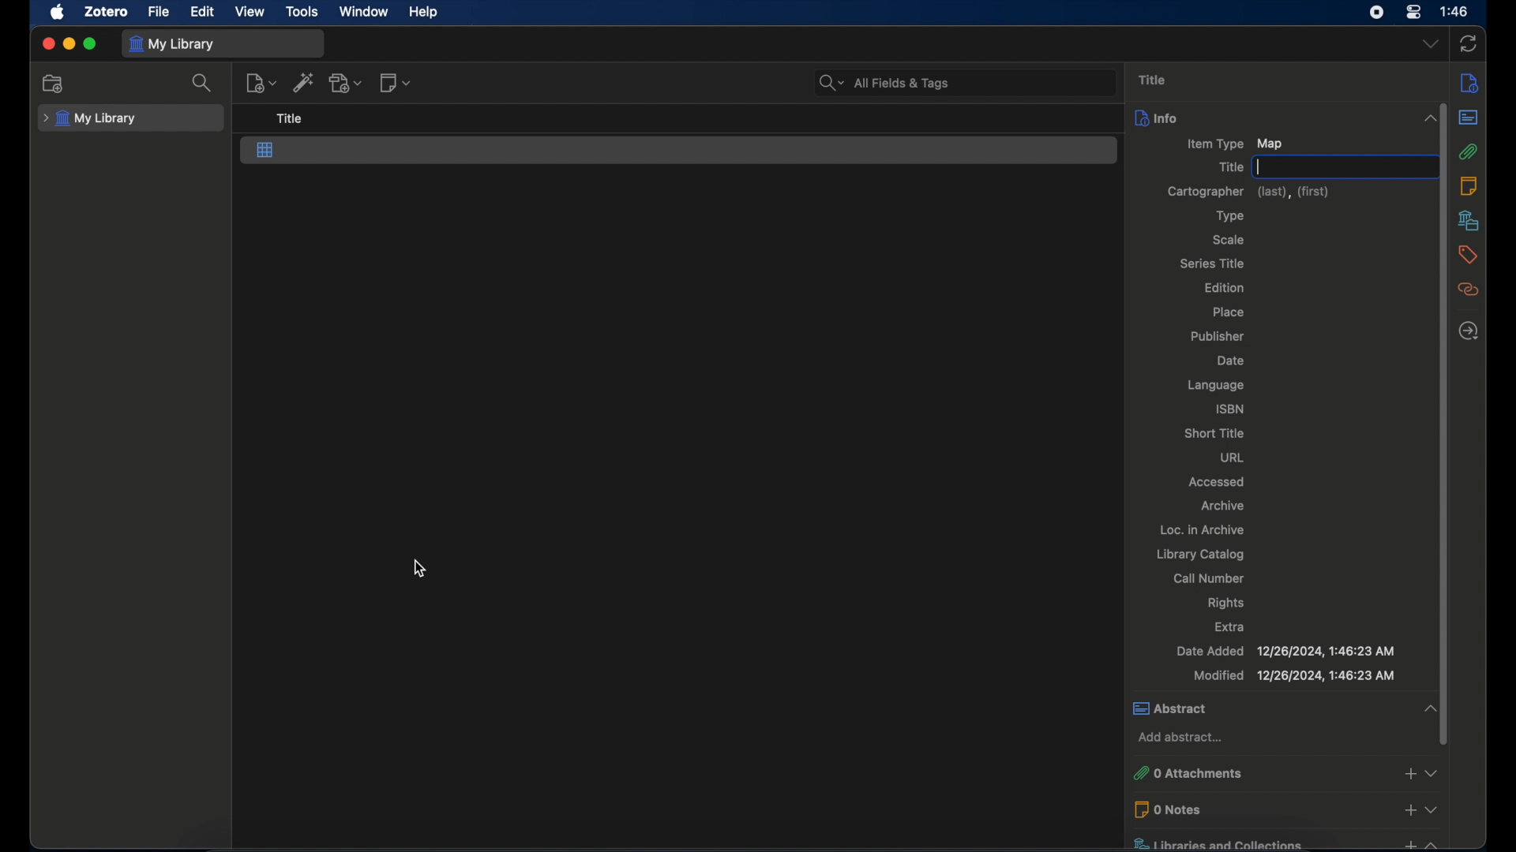 The image size is (1516, 852). What do you see at coordinates (1206, 191) in the screenshot?
I see `Cartographer` at bounding box center [1206, 191].